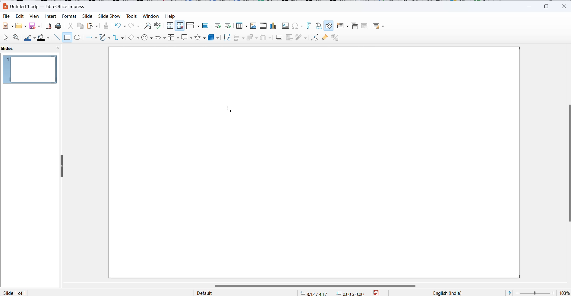 The height and width of the screenshot is (296, 571). I want to click on Insert hyperlink, so click(318, 26).